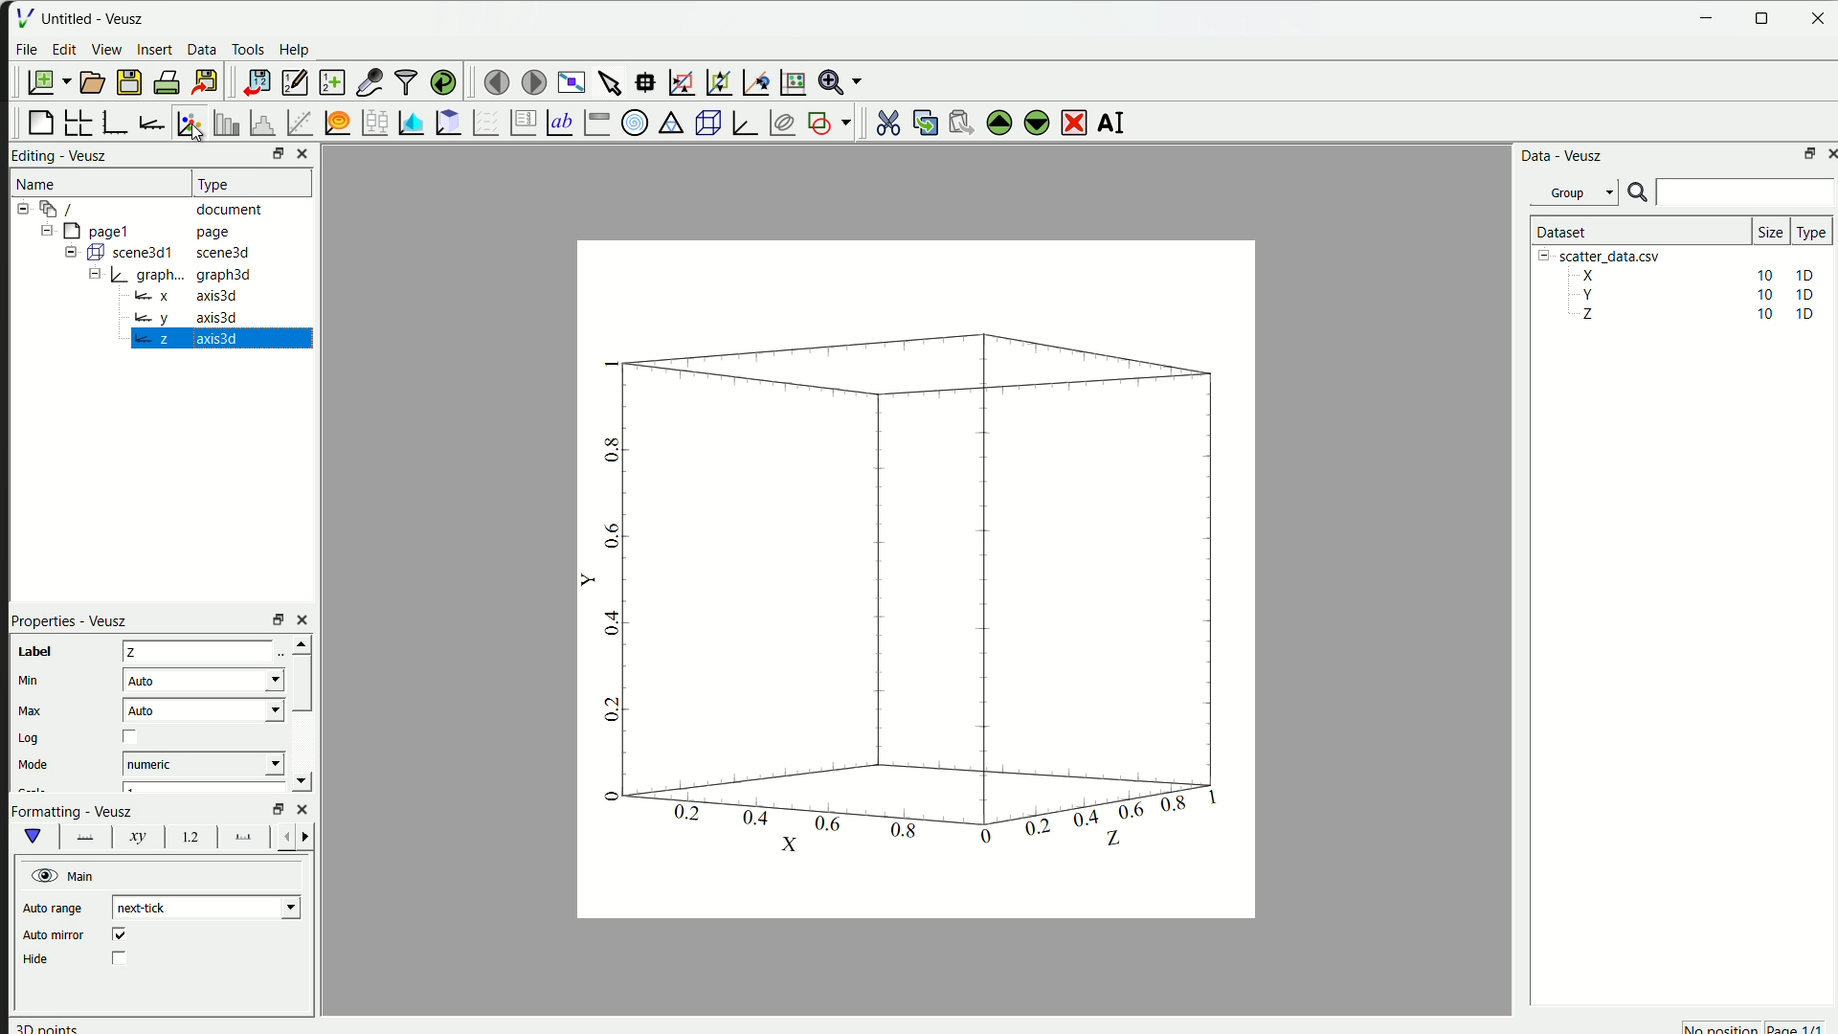 The image size is (1838, 1034). Describe the element at coordinates (90, 154) in the screenshot. I see `Veusz` at that location.